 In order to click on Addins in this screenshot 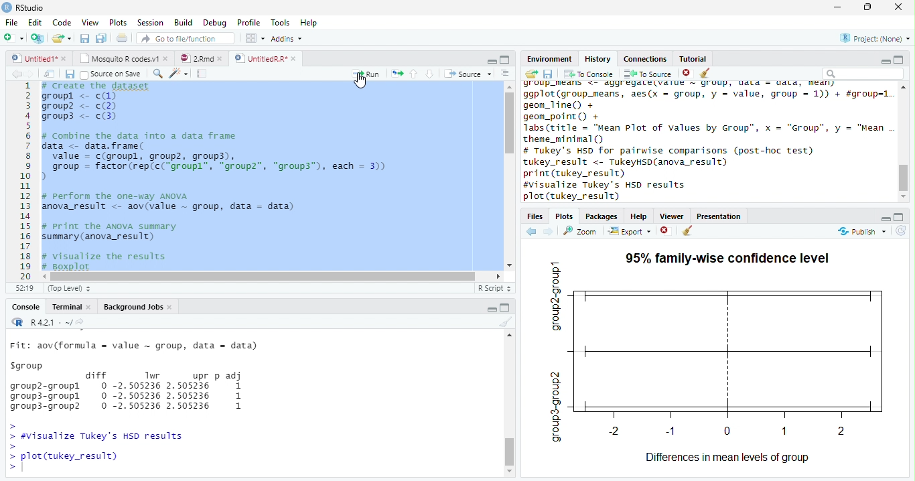, I will do `click(287, 40)`.